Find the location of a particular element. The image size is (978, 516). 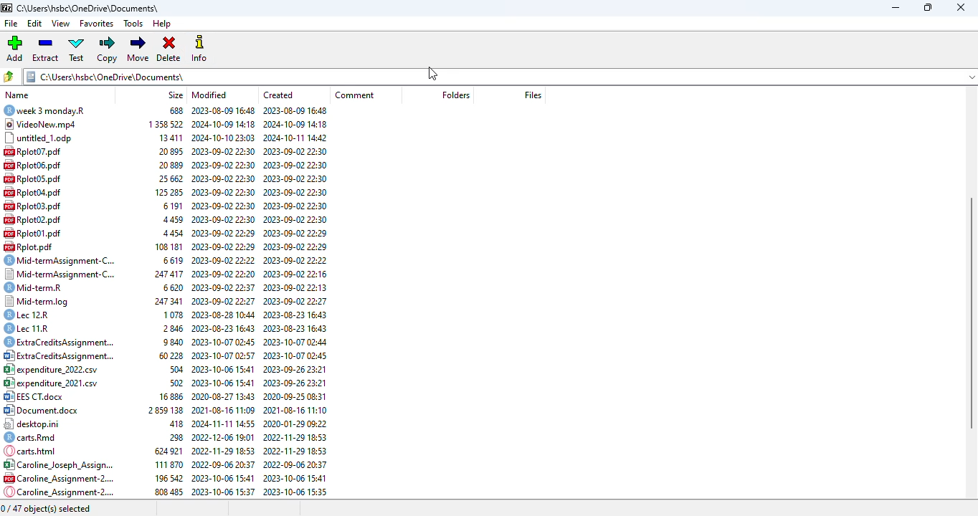

2023-09-02 22:13 is located at coordinates (295, 287).